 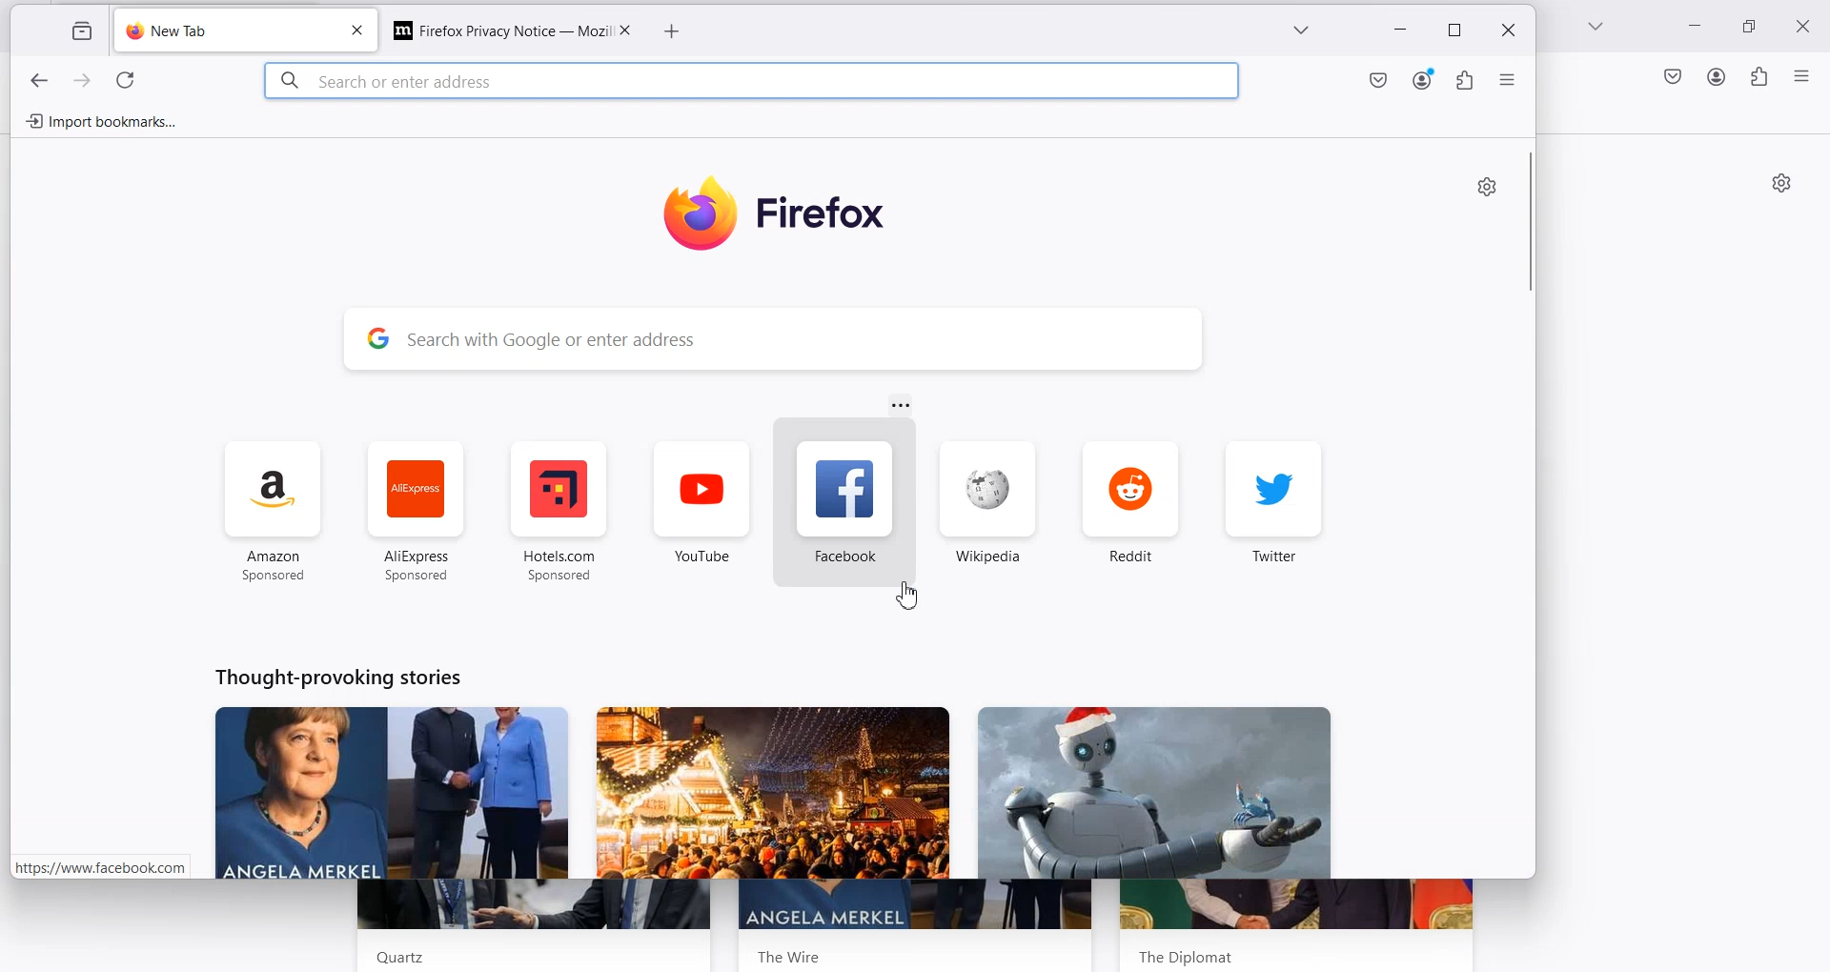 What do you see at coordinates (673, 32) in the screenshot?
I see `add new tab` at bounding box center [673, 32].